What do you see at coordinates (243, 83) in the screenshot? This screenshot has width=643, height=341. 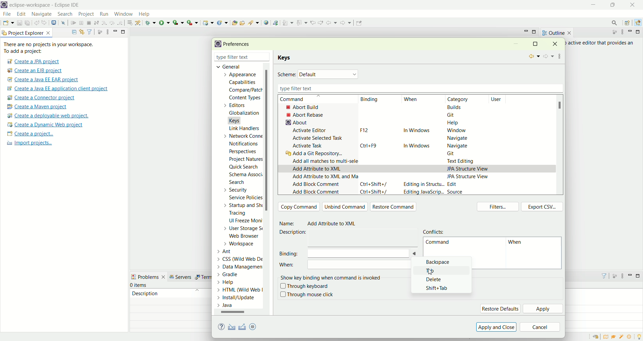 I see `capabilities` at bounding box center [243, 83].